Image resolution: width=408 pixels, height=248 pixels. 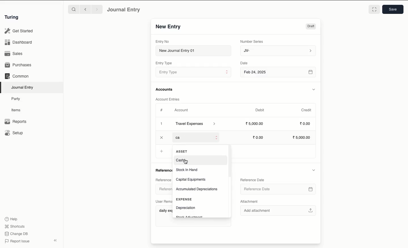 What do you see at coordinates (305, 123) in the screenshot?
I see `0.00` at bounding box center [305, 123].